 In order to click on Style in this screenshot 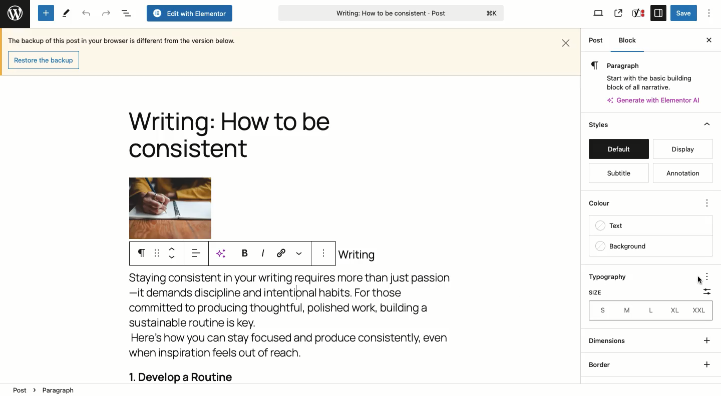, I will do `click(600, 124)`.